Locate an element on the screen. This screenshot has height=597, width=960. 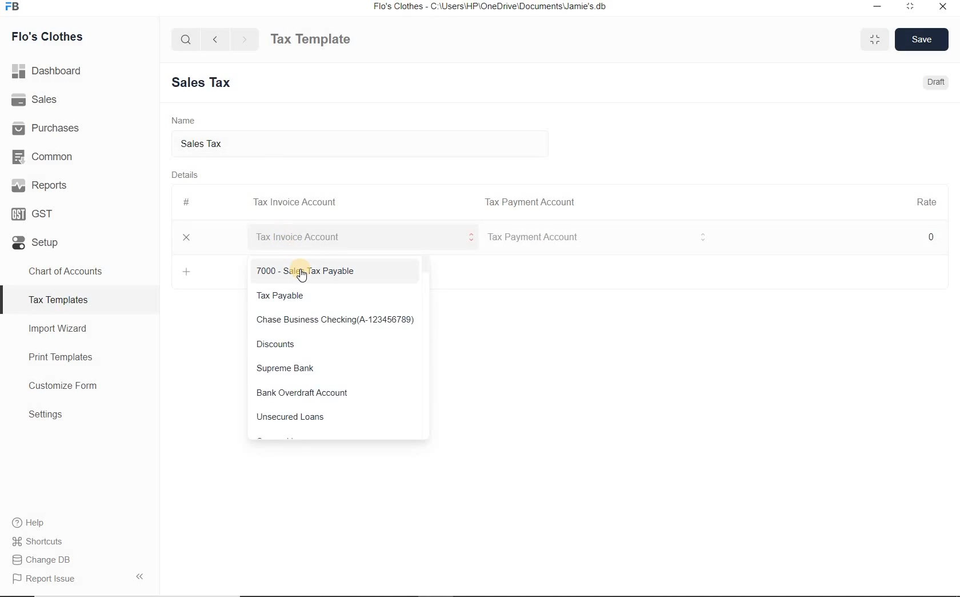
Flo's Clothes - C:\Users\HP\OneDrive\Documents\Jamie's db is located at coordinates (489, 6).